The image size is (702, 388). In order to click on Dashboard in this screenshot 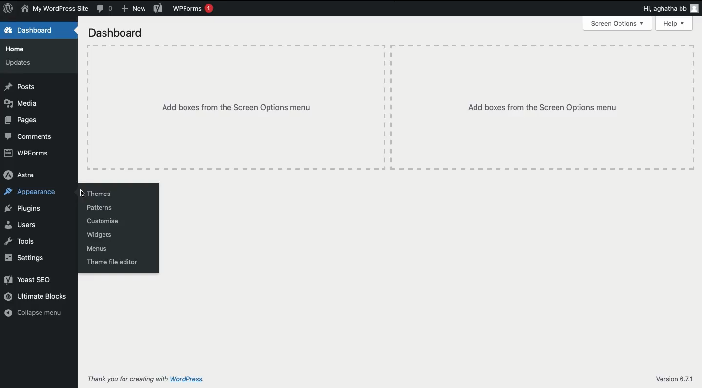, I will do `click(30, 30)`.